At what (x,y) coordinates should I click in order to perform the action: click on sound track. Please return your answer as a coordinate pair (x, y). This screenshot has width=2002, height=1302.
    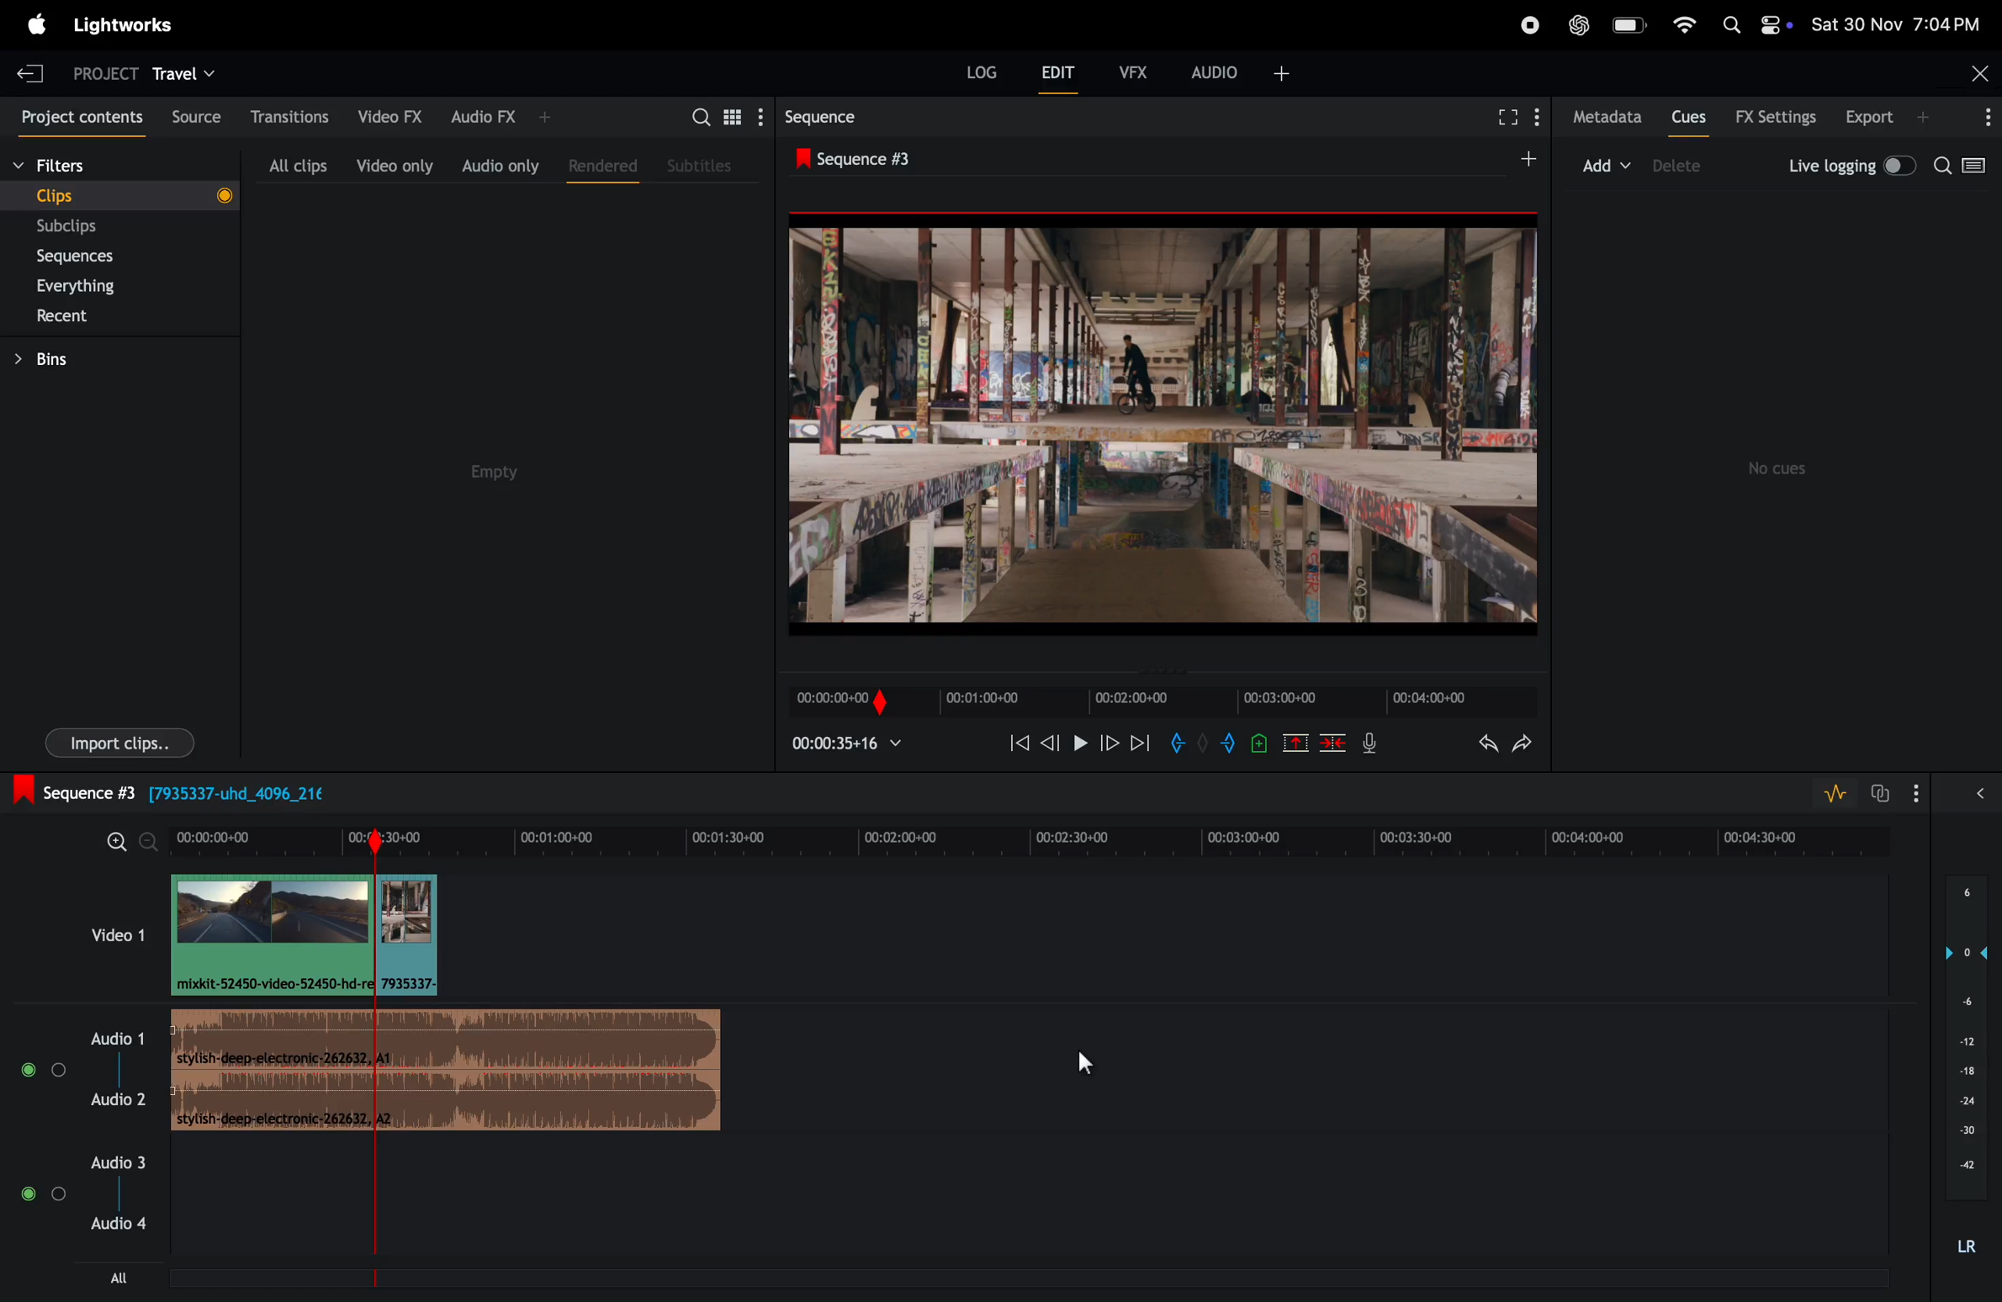
    Looking at the image, I should click on (448, 1071).